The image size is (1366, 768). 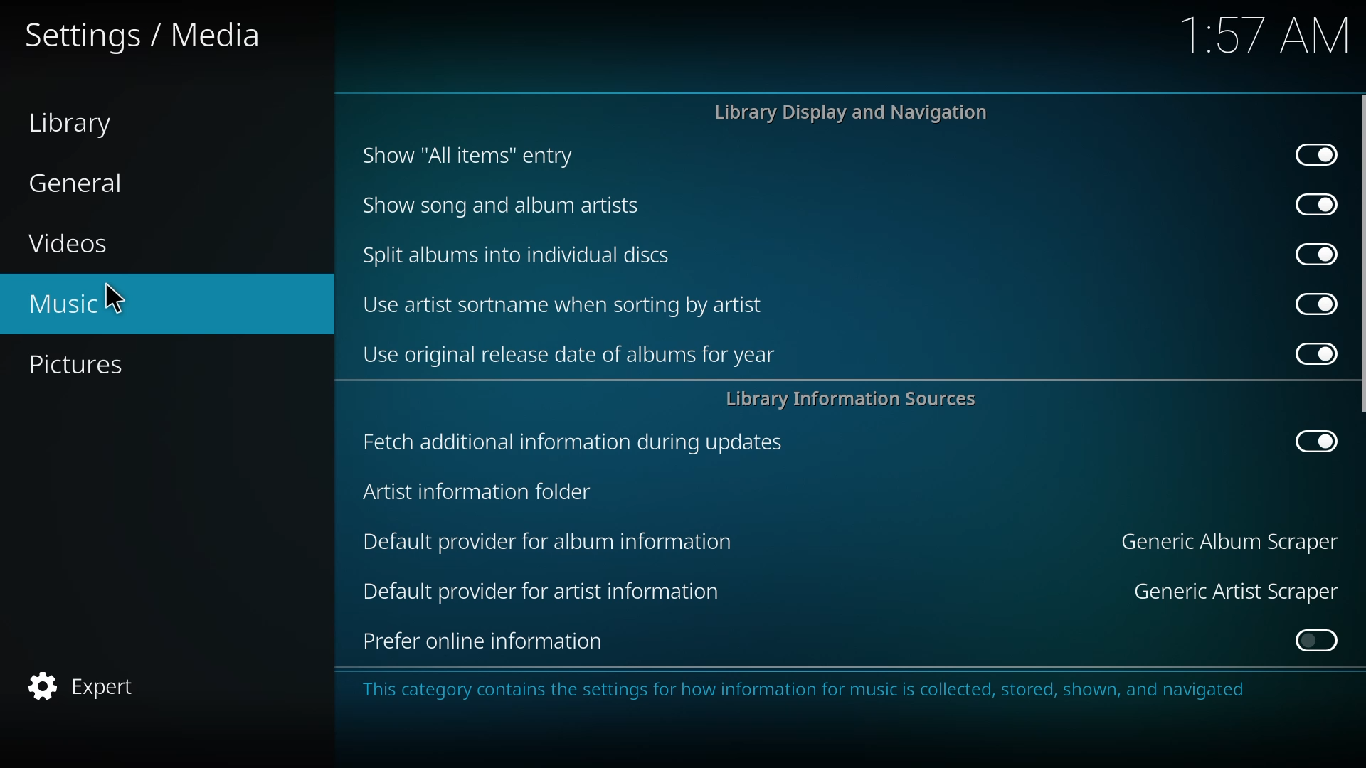 What do you see at coordinates (1309, 203) in the screenshot?
I see `enabled` at bounding box center [1309, 203].